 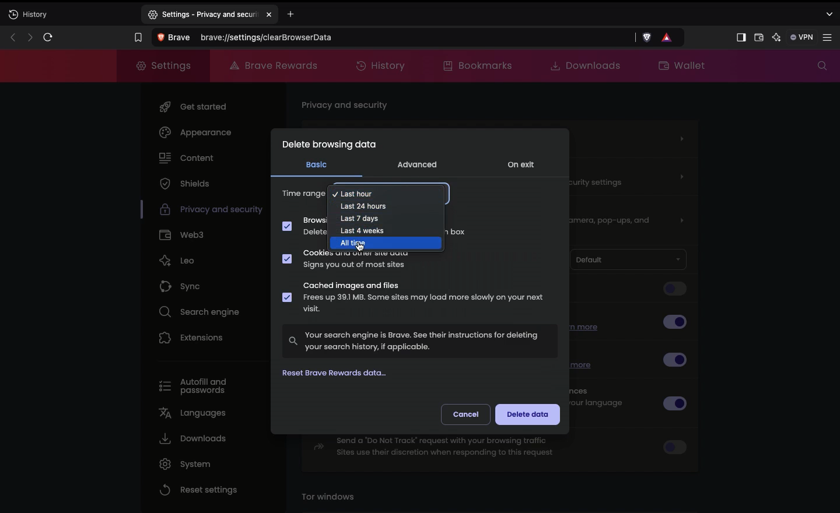 I want to click on All time, so click(x=354, y=244).